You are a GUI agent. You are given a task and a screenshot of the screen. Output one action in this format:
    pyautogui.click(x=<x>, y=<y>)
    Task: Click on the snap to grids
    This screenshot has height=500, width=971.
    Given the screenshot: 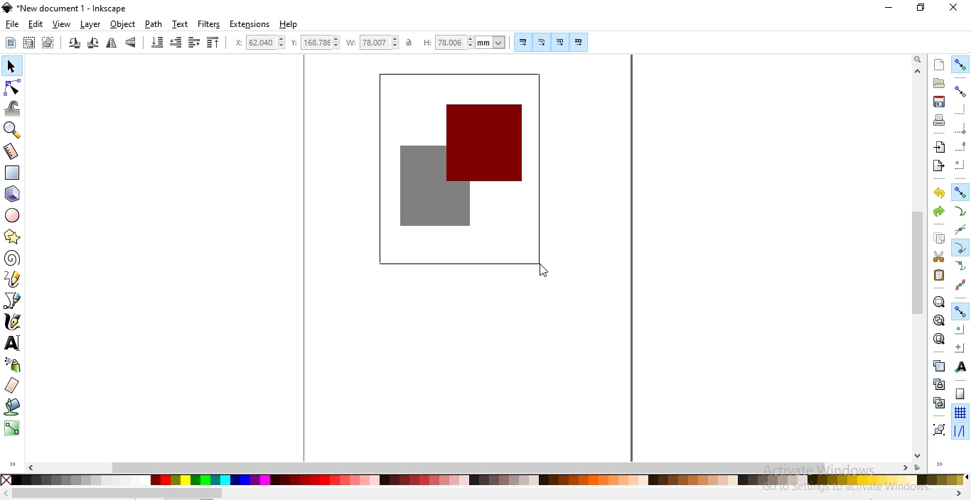 What is the action you would take?
    pyautogui.click(x=960, y=413)
    